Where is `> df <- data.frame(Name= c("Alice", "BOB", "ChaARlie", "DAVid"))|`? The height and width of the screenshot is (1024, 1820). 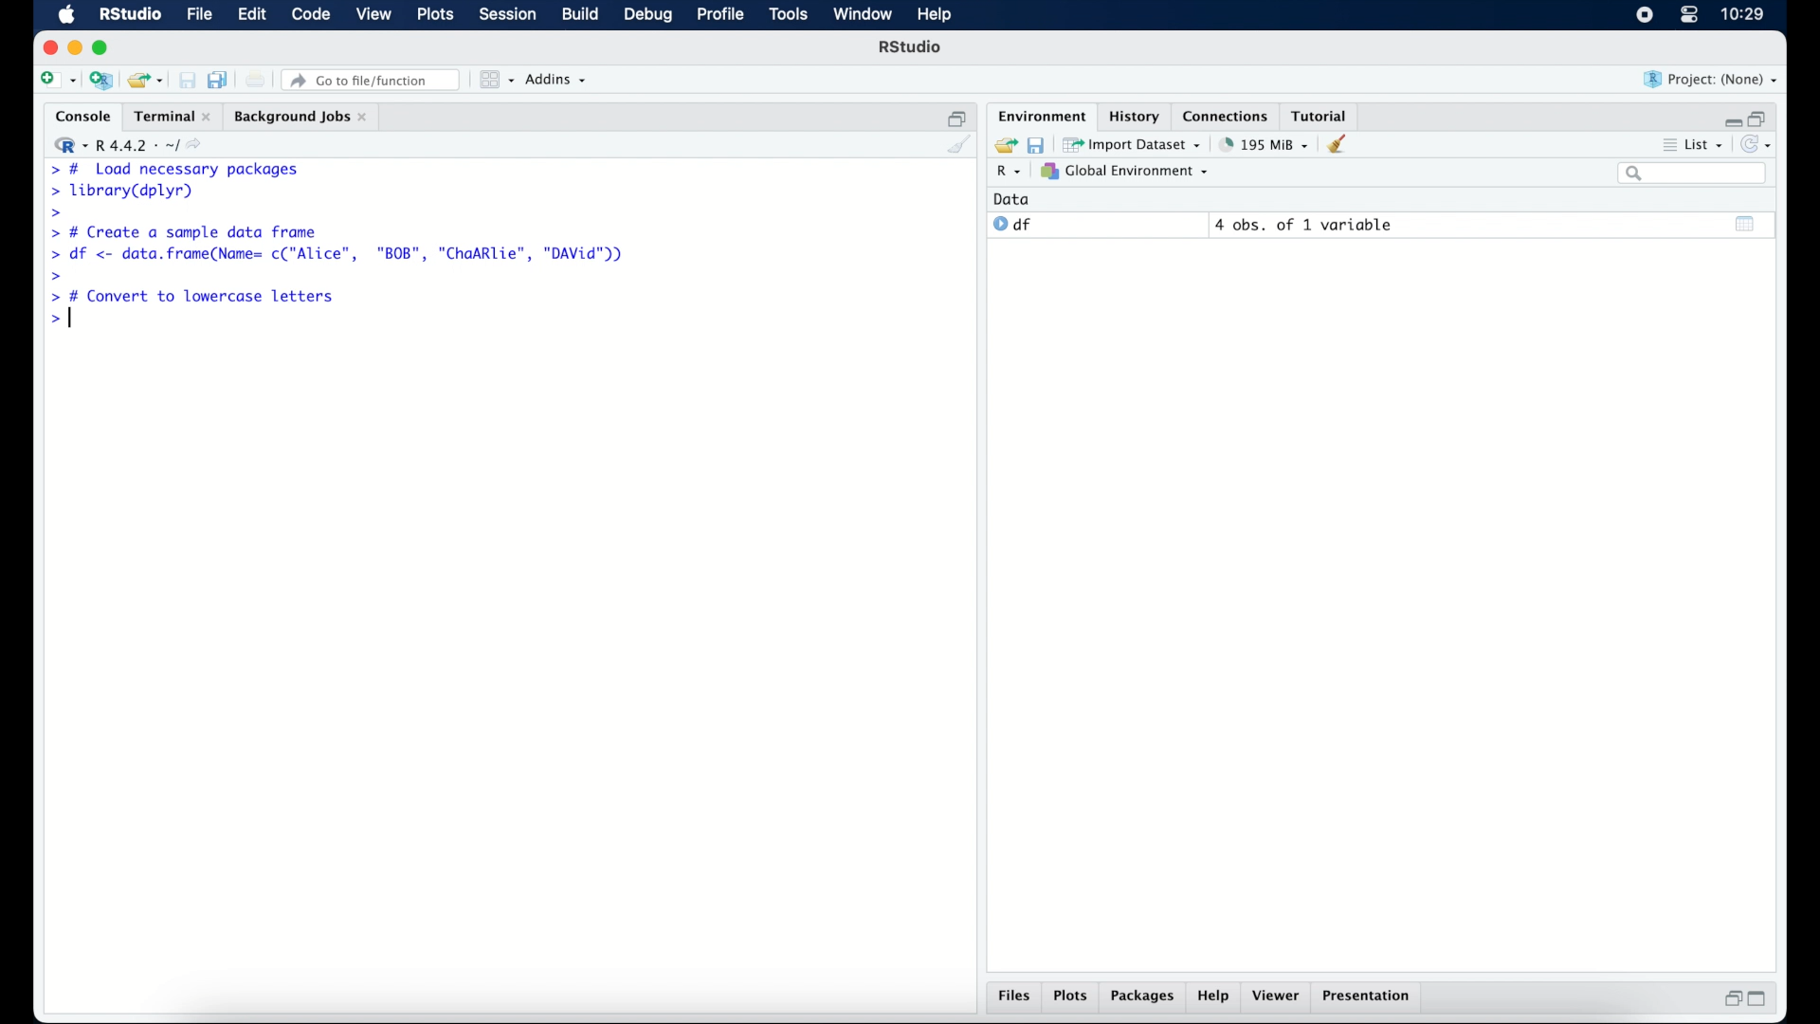 > df <- data.frame(Name= c("Alice", "BOB", "ChaARlie", "DAVid"))| is located at coordinates (342, 255).